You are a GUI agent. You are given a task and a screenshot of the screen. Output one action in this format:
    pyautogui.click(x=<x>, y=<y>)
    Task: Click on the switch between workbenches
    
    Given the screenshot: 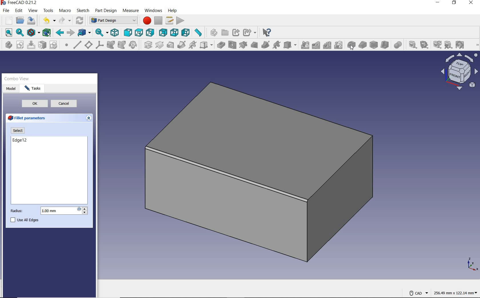 What is the action you would take?
    pyautogui.click(x=113, y=21)
    